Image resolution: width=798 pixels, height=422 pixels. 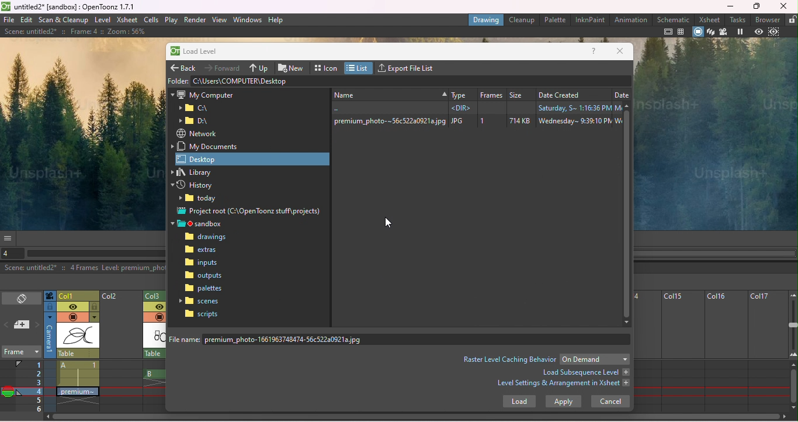 I want to click on camera stand visibility toggle, so click(x=159, y=317).